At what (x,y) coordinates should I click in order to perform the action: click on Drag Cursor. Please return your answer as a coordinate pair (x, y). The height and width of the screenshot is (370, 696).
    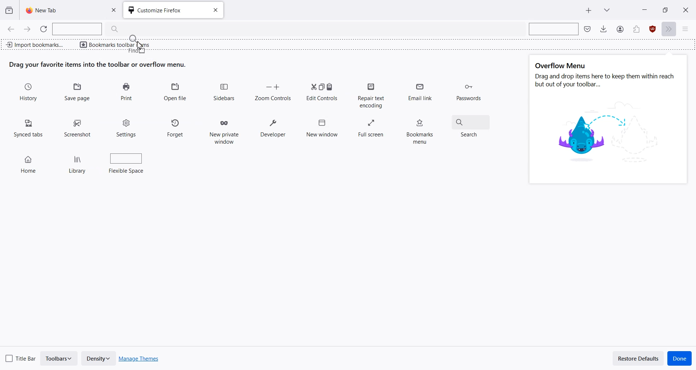
    Looking at the image, I should click on (140, 46).